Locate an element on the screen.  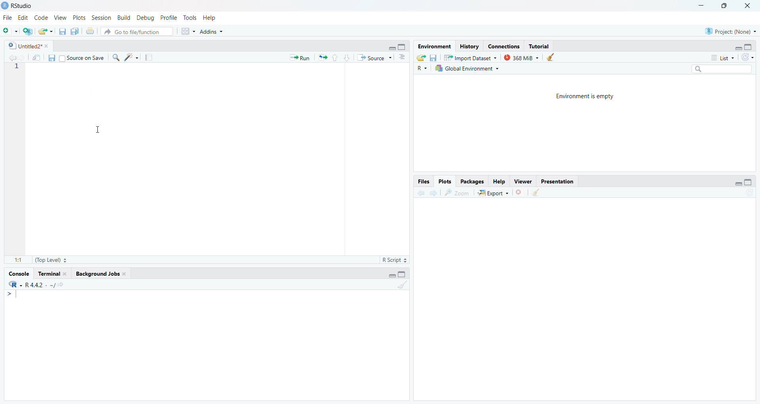
Tutorial is located at coordinates (541, 46).